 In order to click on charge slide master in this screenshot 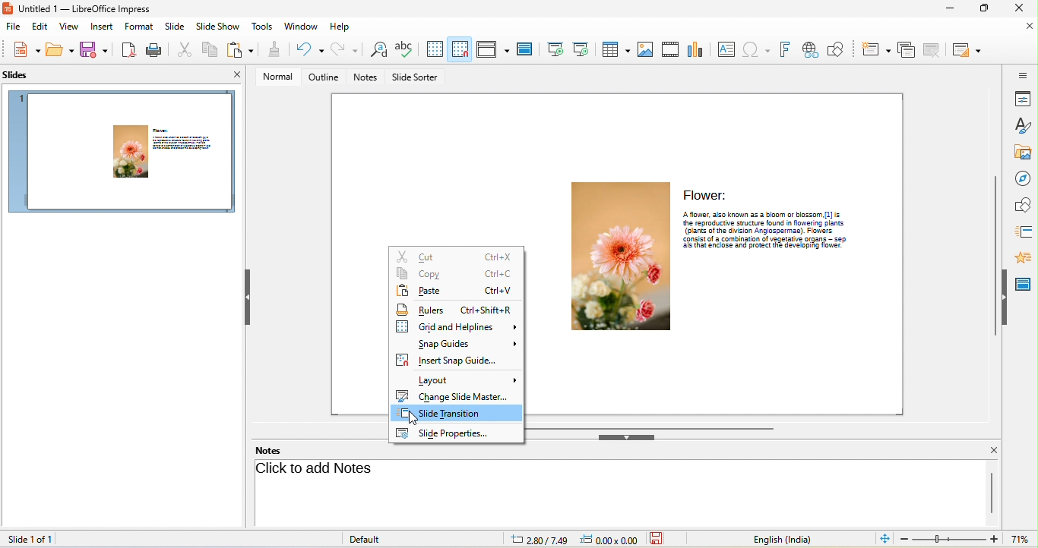, I will do `click(455, 395)`.